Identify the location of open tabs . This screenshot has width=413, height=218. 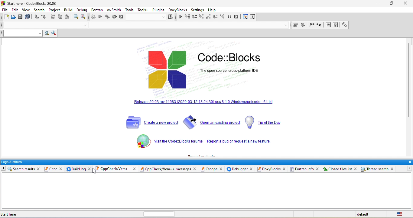
(41, 25).